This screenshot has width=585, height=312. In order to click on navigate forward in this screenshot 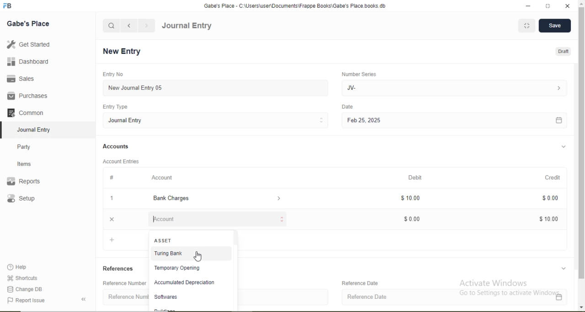, I will do `click(147, 26)`.